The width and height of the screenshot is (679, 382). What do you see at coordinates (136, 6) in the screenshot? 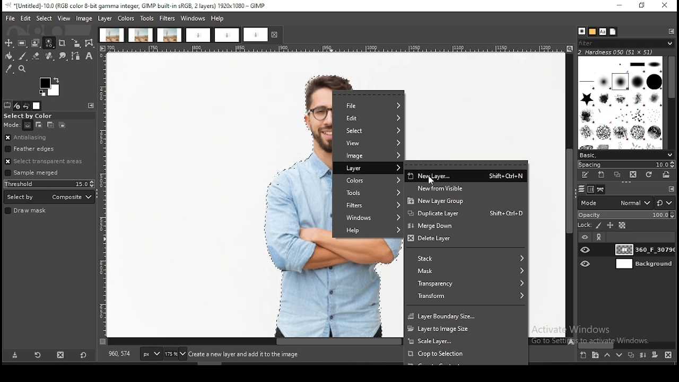
I see `|< *[Untitied]- 10.0 (RGB color 8-bit gamma integer, GIMP built-in SRGE, 2 layers) 1920x1080 - GIMP` at bounding box center [136, 6].